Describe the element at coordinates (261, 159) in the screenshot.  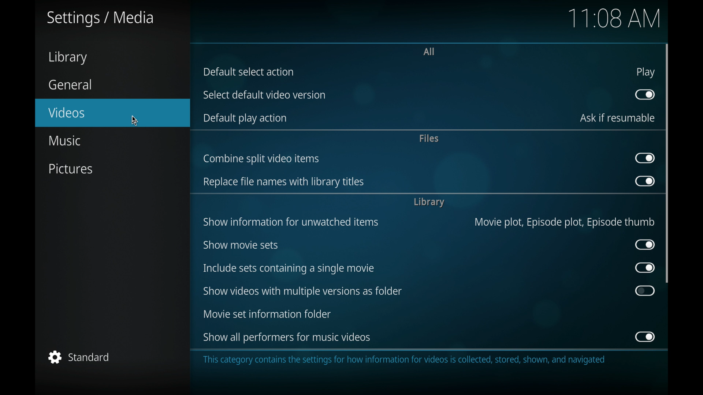
I see `combine split video items` at that location.